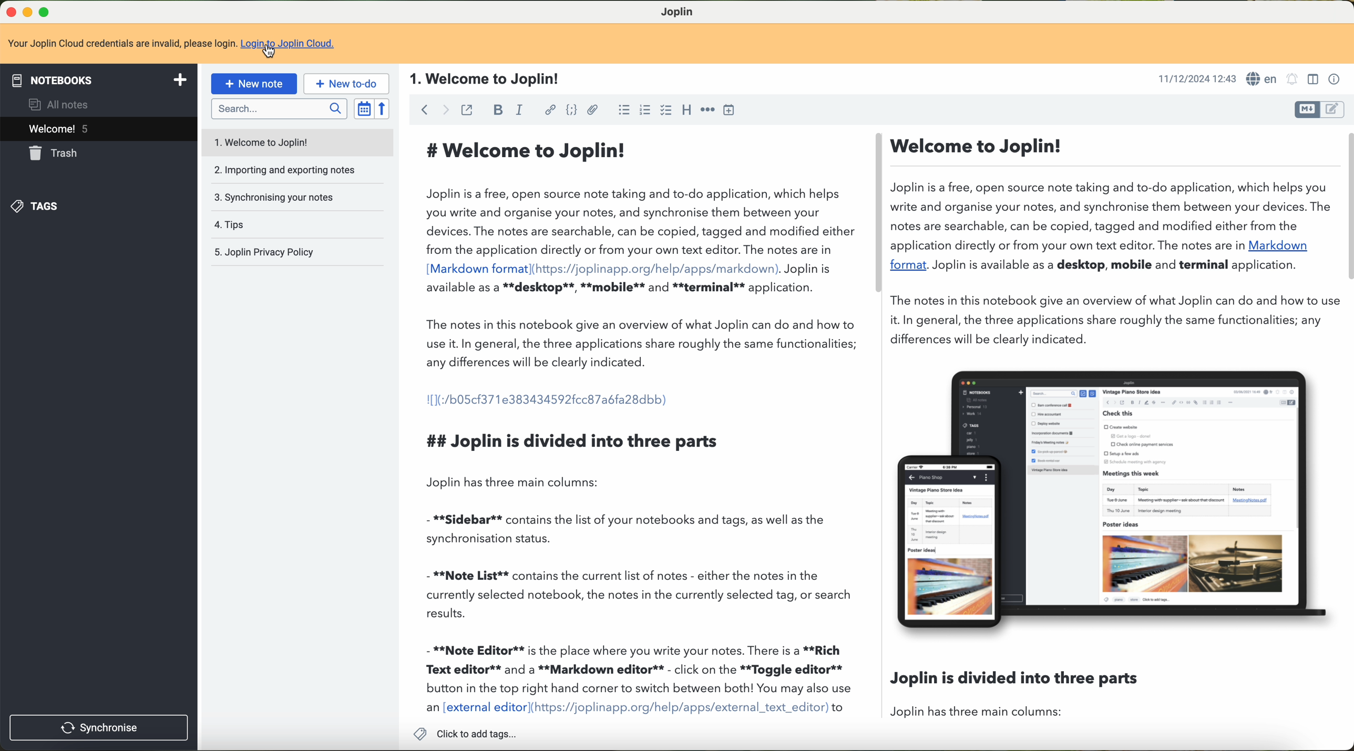 The height and width of the screenshot is (751, 1354). Describe the element at coordinates (516, 109) in the screenshot. I see `italic` at that location.